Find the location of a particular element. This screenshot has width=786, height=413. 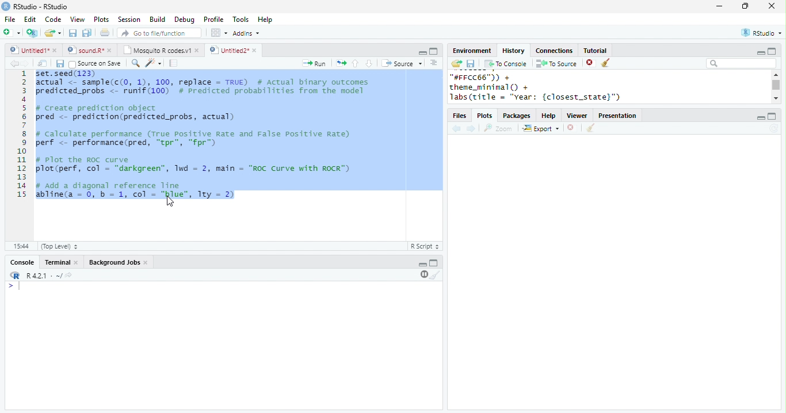

Tutorial is located at coordinates (594, 50).